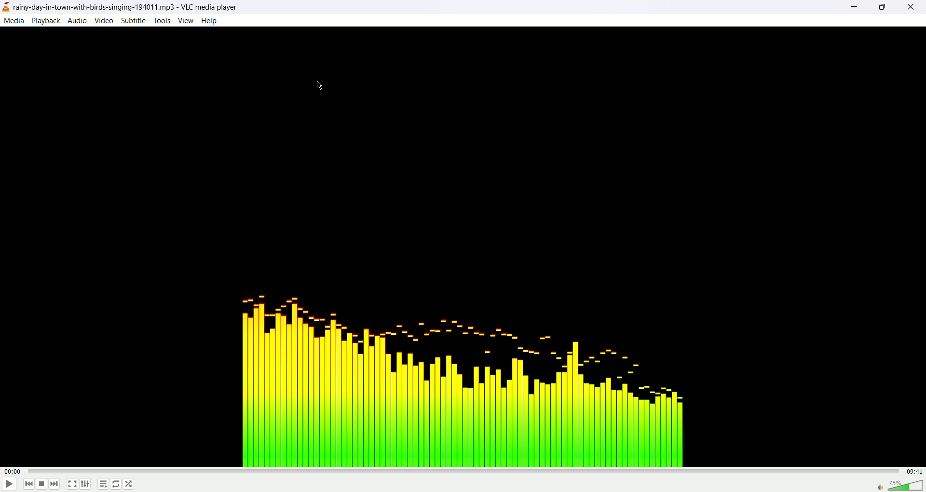  Describe the element at coordinates (11, 471) in the screenshot. I see `played time` at that location.